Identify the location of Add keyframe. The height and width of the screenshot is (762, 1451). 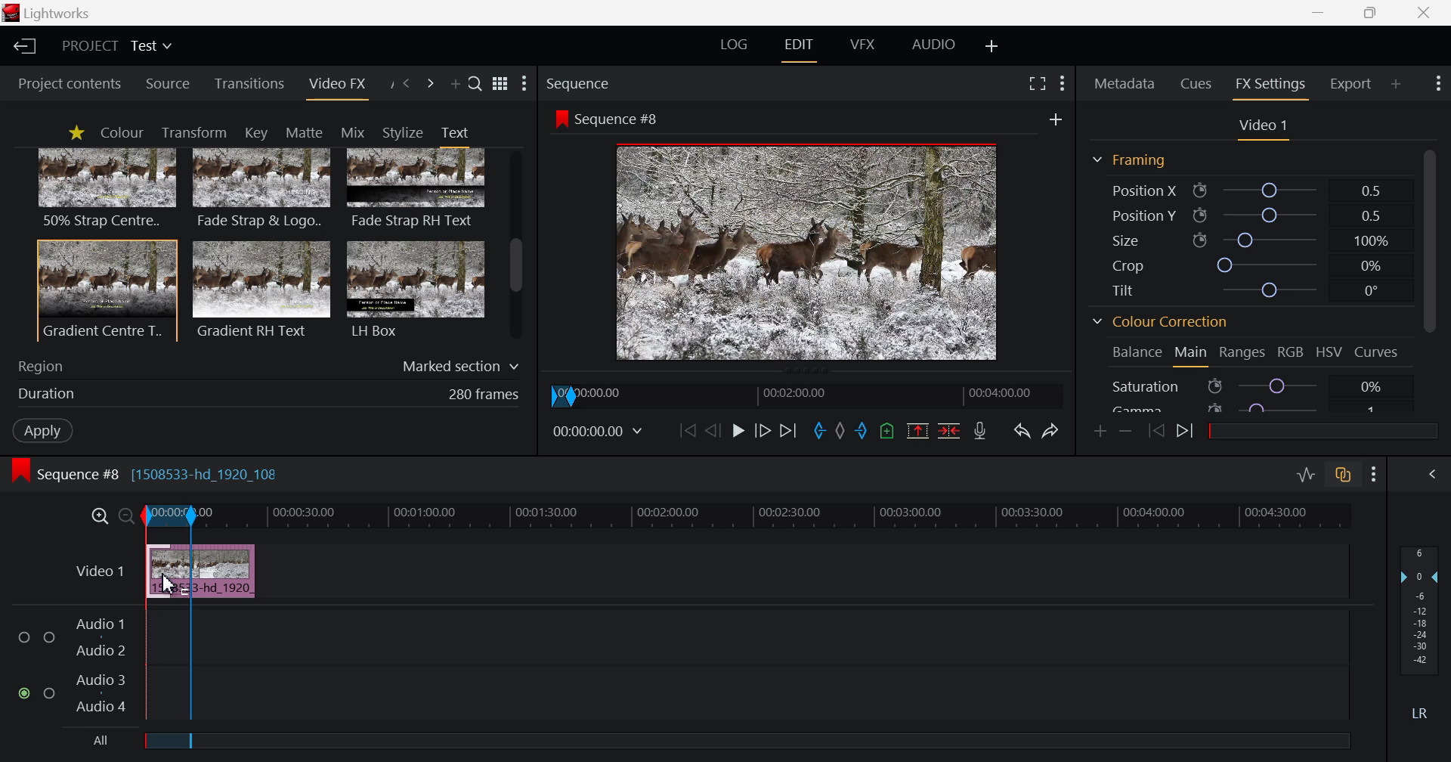
(1097, 430).